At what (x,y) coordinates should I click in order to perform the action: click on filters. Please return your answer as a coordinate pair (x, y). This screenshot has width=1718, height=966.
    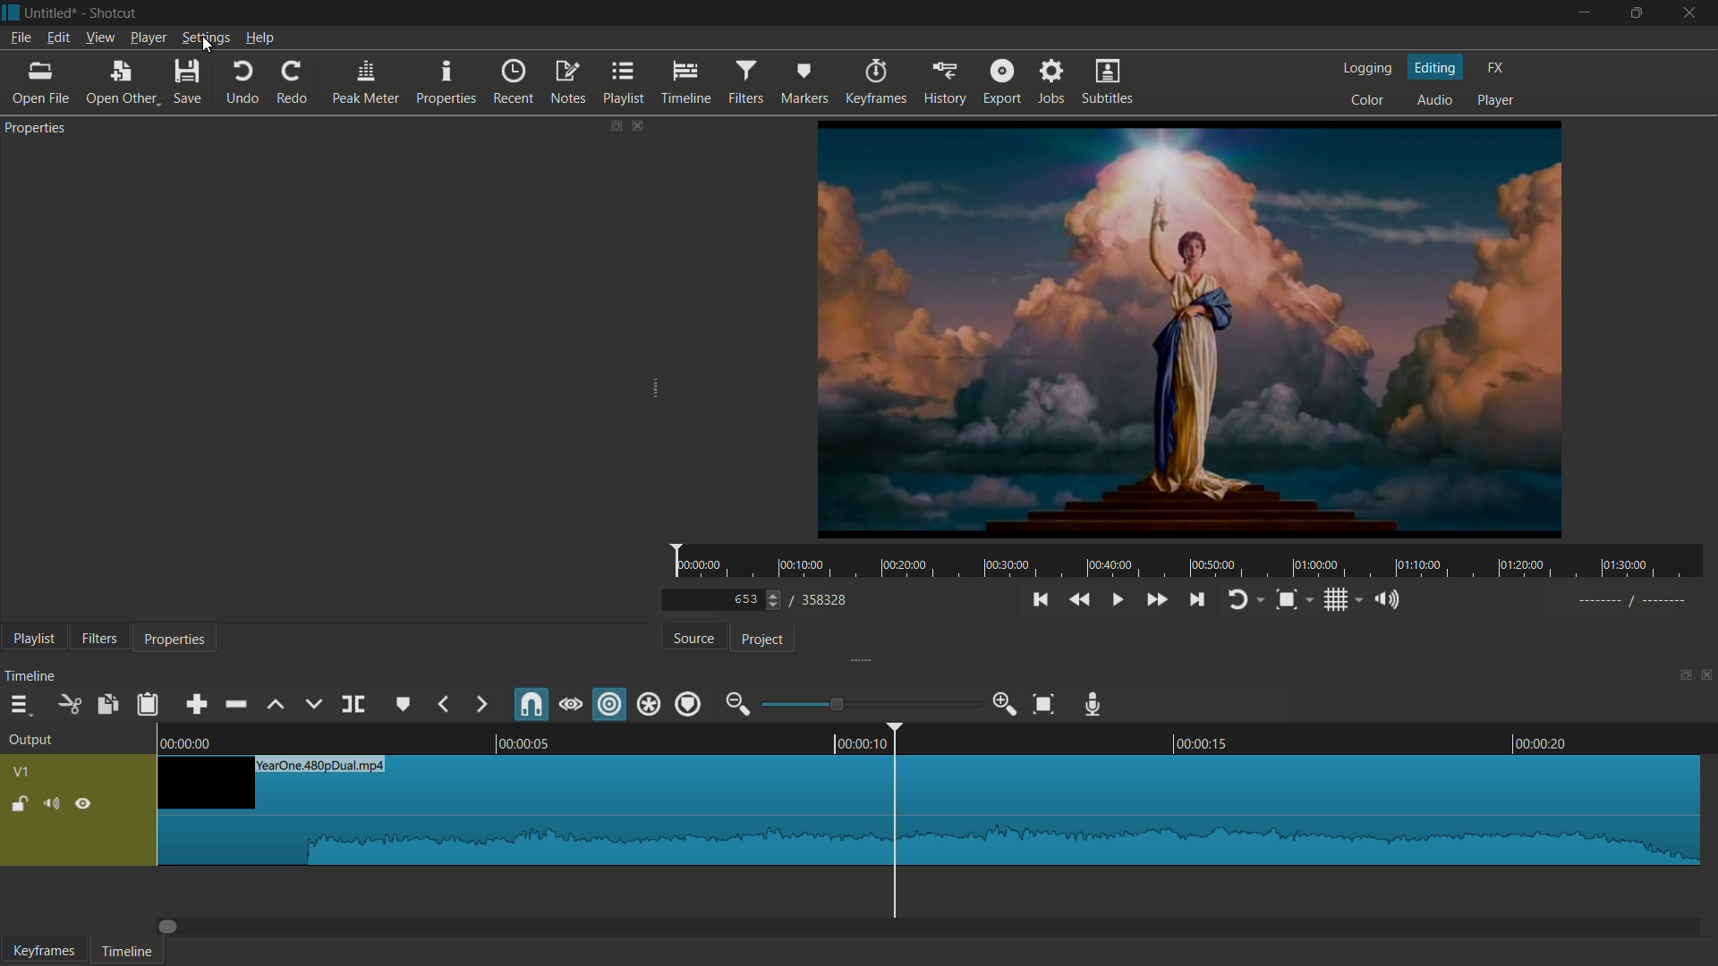
    Looking at the image, I should click on (743, 80).